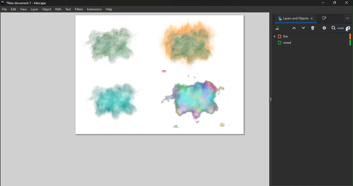 This screenshot has width=353, height=186. What do you see at coordinates (277, 28) in the screenshot?
I see `Add a new layer` at bounding box center [277, 28].